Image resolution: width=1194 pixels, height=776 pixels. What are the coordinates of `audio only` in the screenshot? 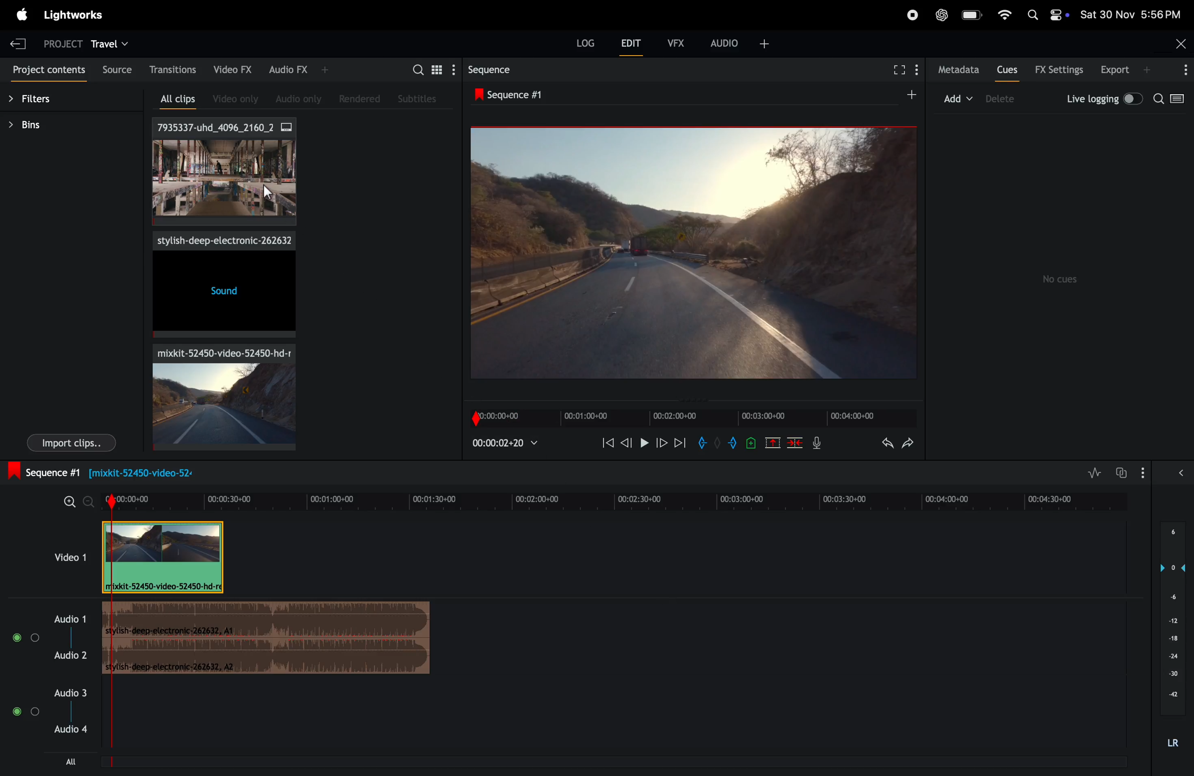 It's located at (294, 97).